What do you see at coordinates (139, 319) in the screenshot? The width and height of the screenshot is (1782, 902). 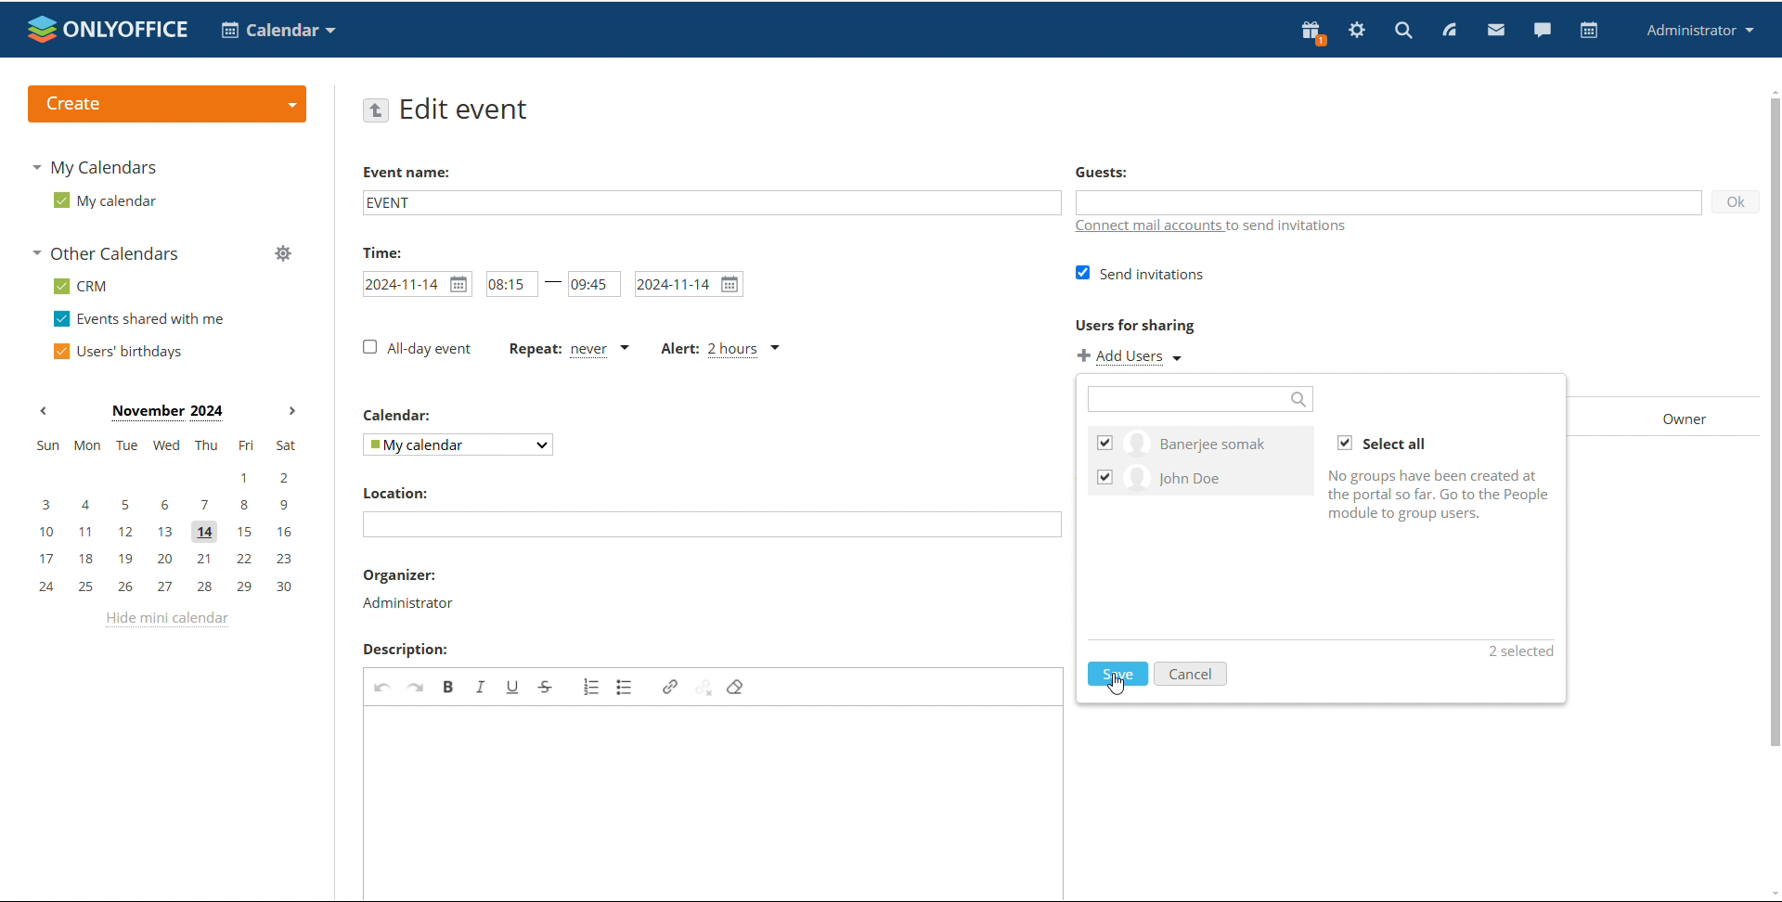 I see `events shared with me` at bounding box center [139, 319].